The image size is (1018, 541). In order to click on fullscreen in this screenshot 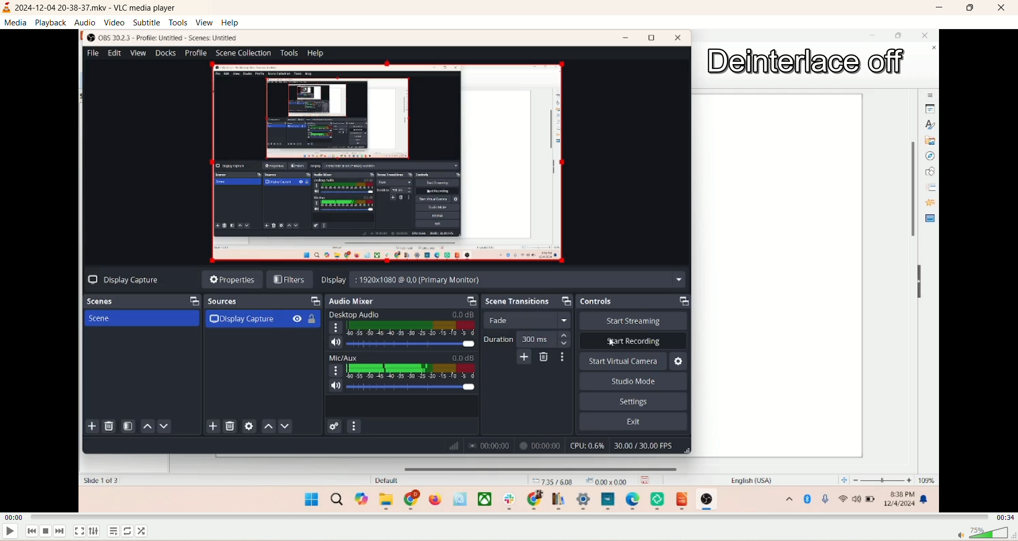, I will do `click(79, 531)`.